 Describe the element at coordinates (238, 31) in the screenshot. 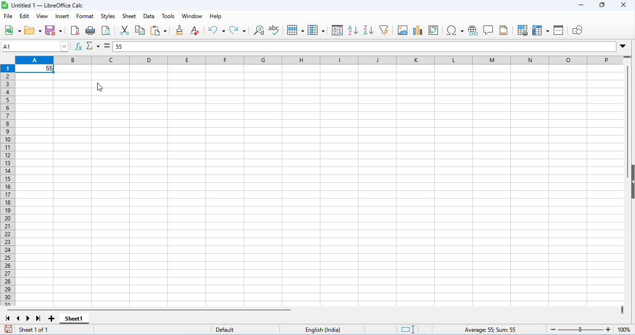

I see `redo` at that location.